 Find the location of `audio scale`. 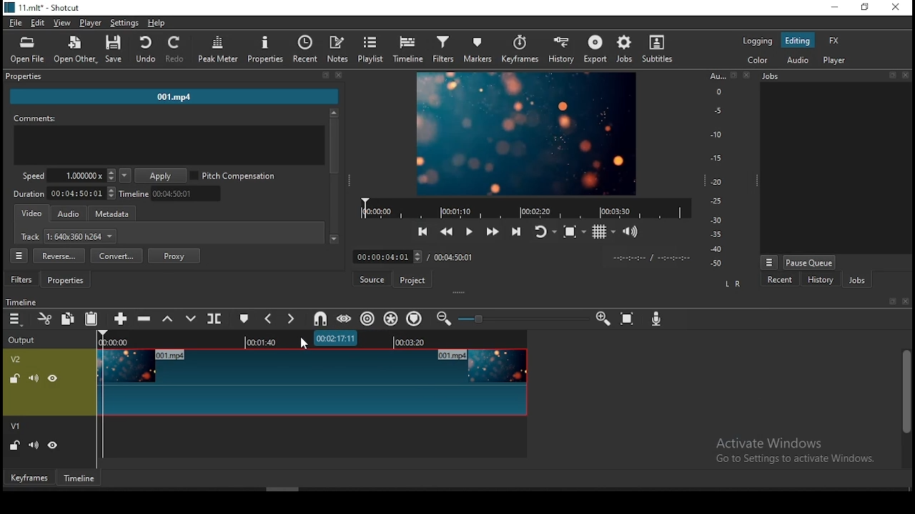

audio scale is located at coordinates (727, 171).